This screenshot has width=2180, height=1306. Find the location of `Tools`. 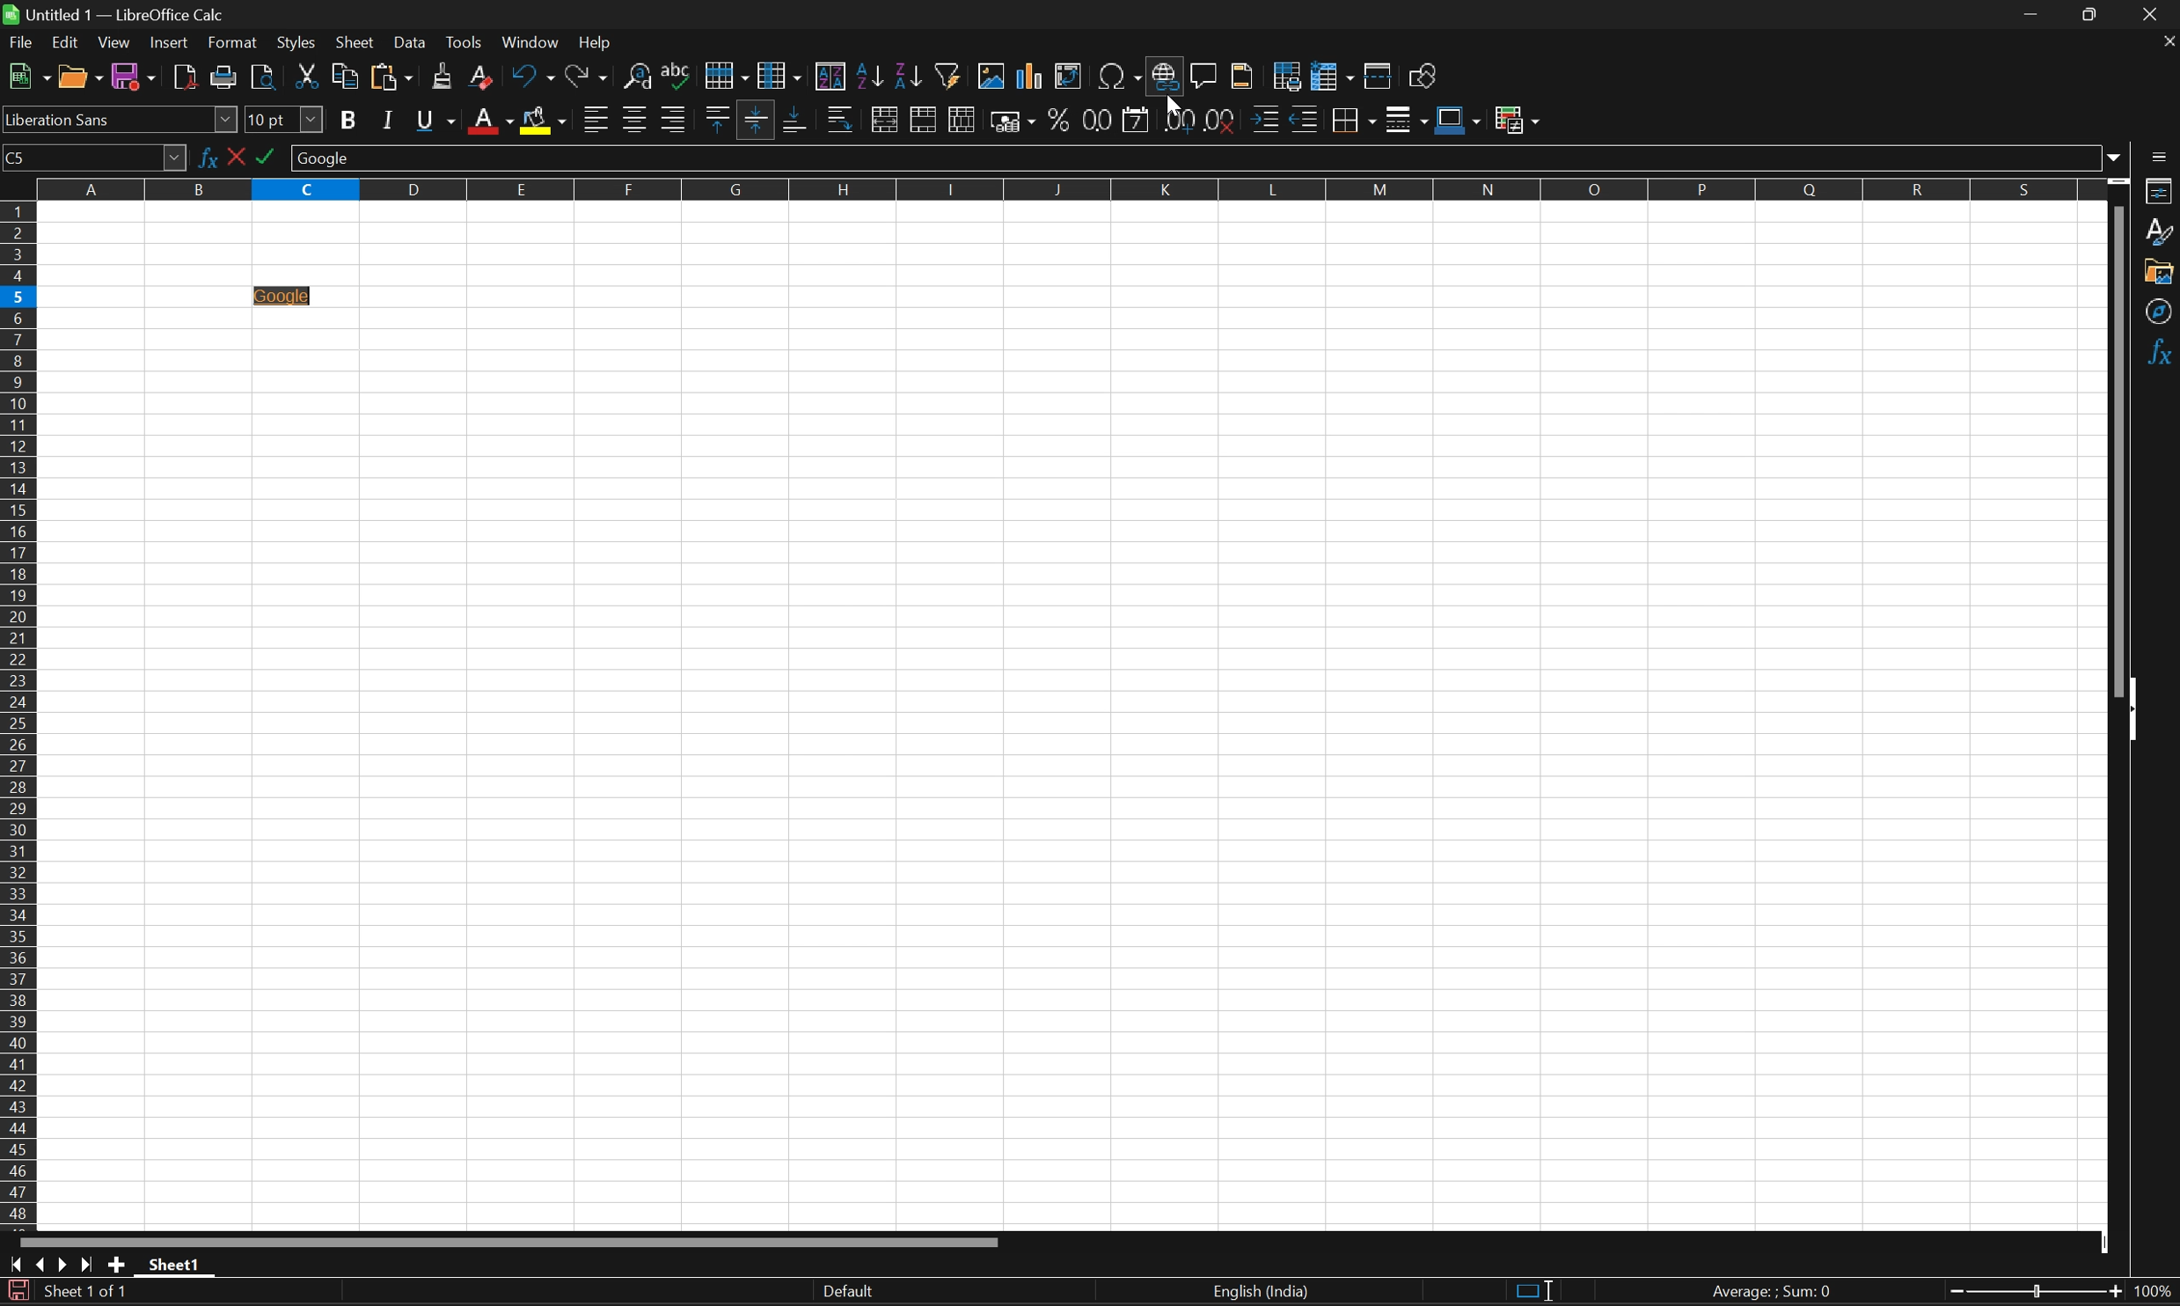

Tools is located at coordinates (468, 43).